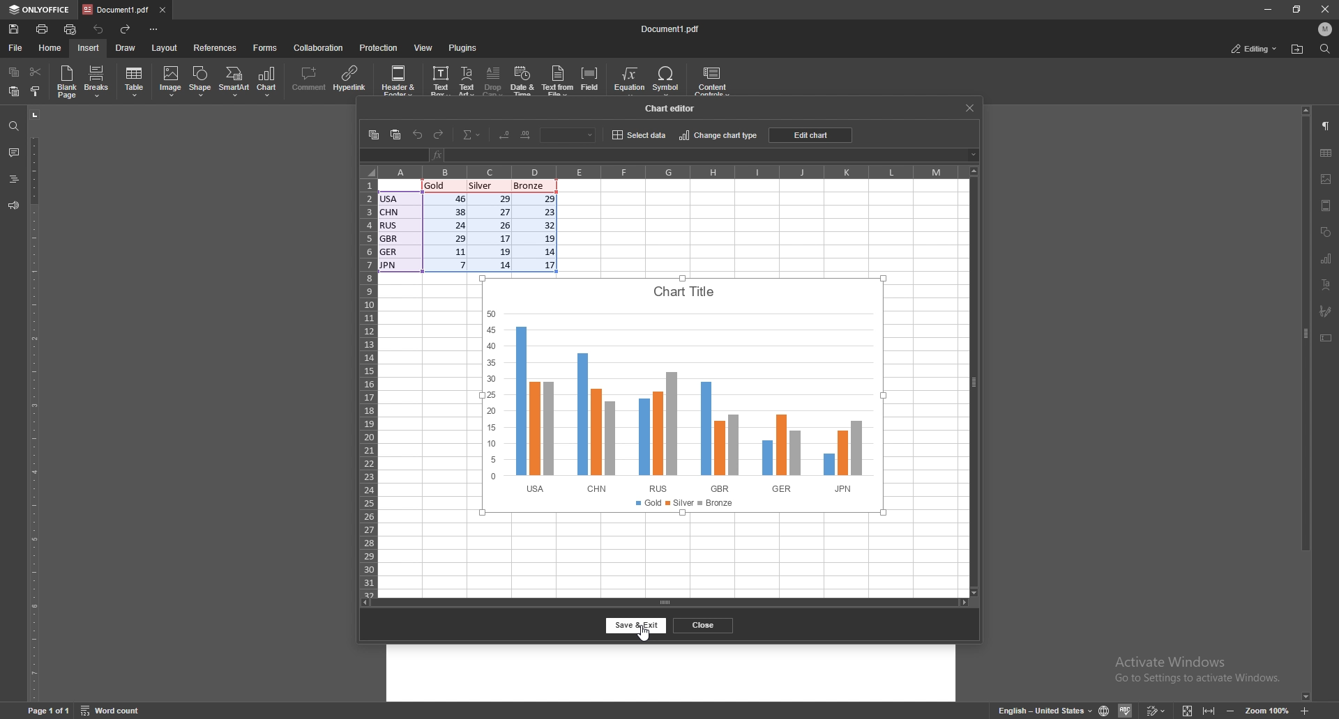  What do you see at coordinates (1228, 711) in the screenshot?
I see `minimize` at bounding box center [1228, 711].